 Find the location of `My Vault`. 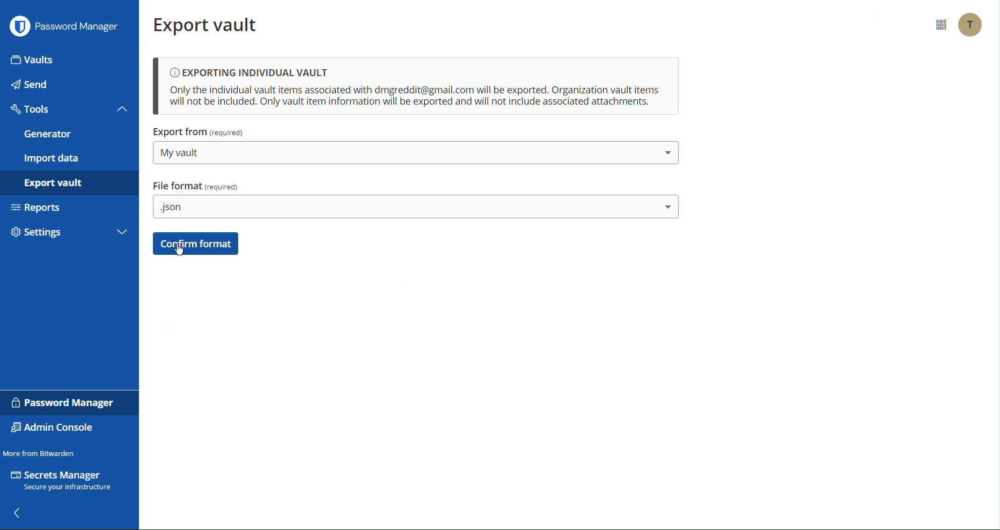

My Vault is located at coordinates (416, 154).